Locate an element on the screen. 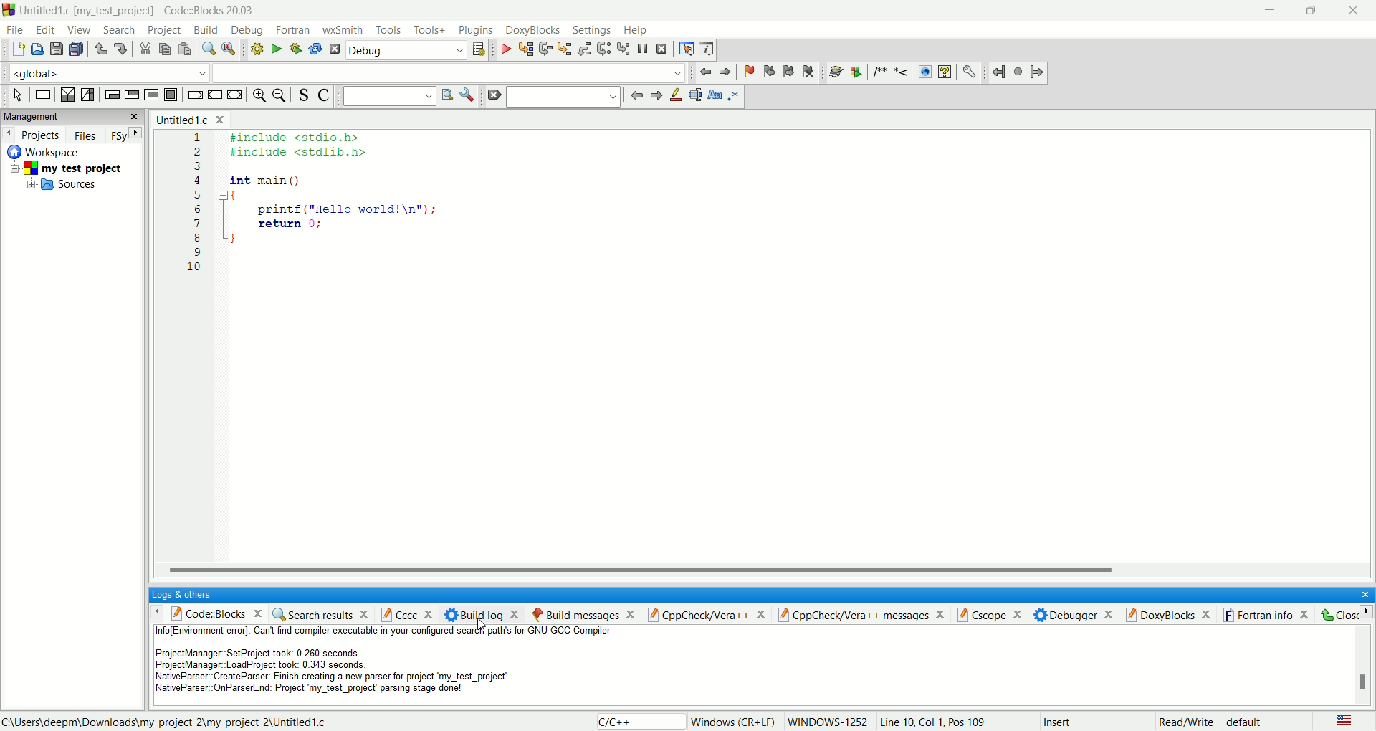  text search is located at coordinates (389, 95).